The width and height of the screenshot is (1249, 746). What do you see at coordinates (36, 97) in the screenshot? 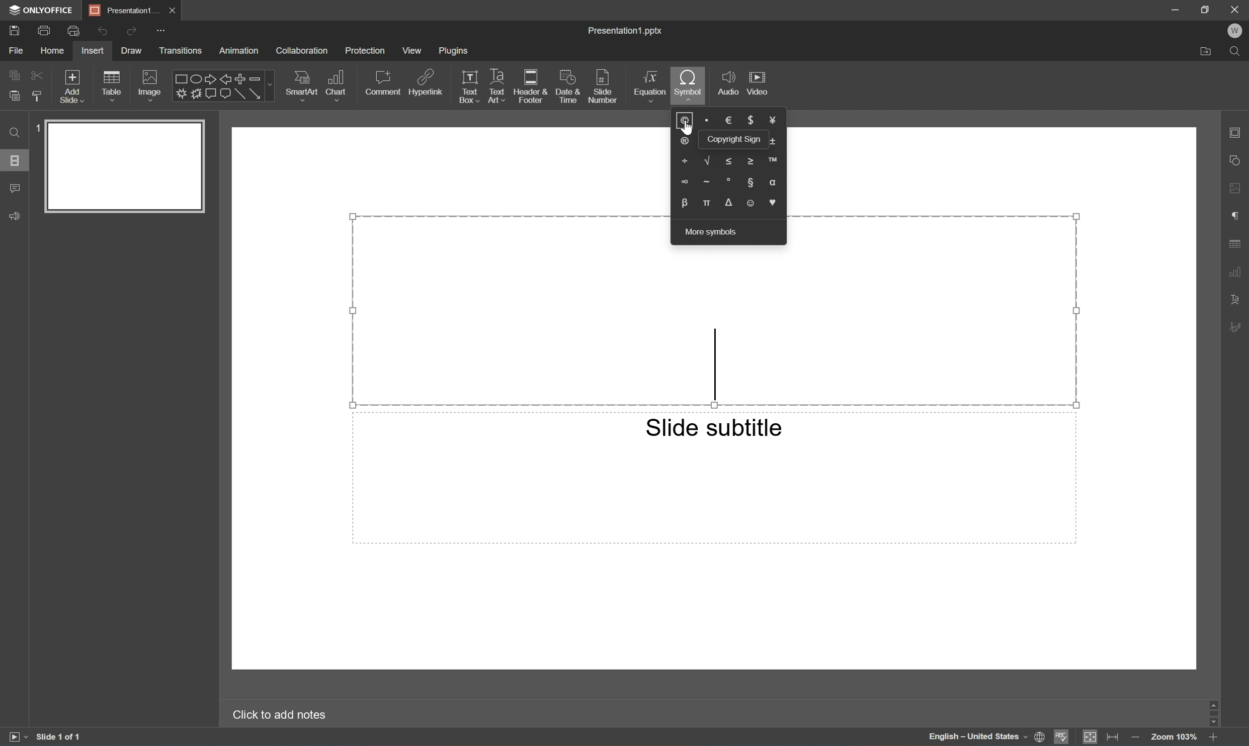
I see `Copy style` at bounding box center [36, 97].